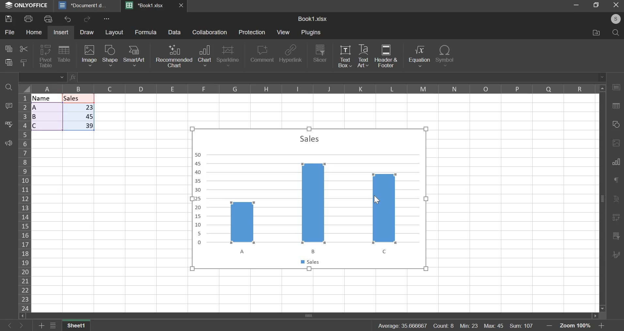 The height and width of the screenshot is (331, 624). What do you see at coordinates (46, 56) in the screenshot?
I see `pivot table` at bounding box center [46, 56].